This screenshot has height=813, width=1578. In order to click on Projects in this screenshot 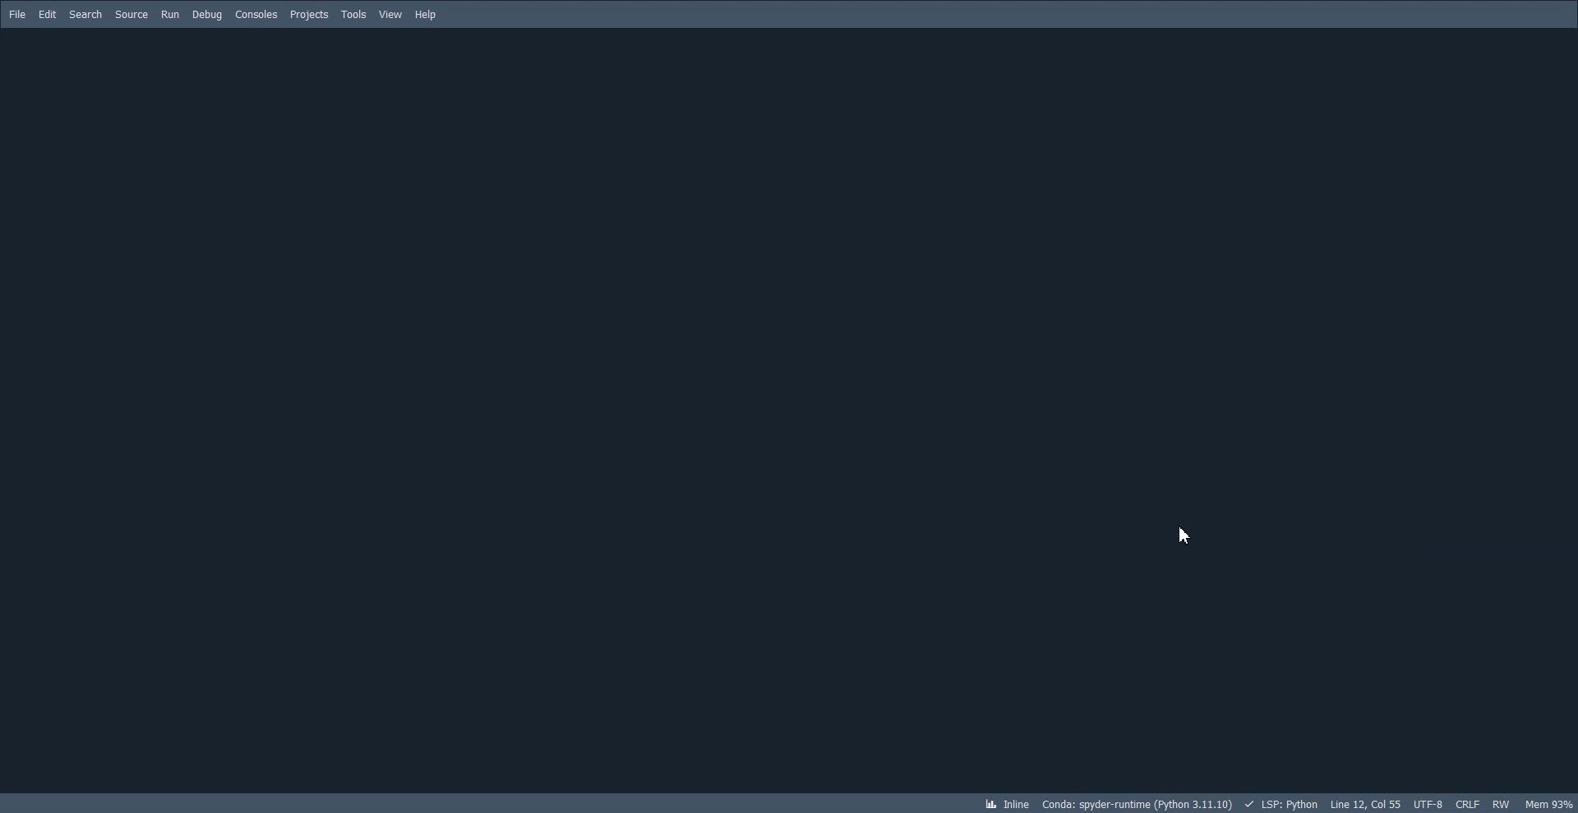, I will do `click(310, 15)`.